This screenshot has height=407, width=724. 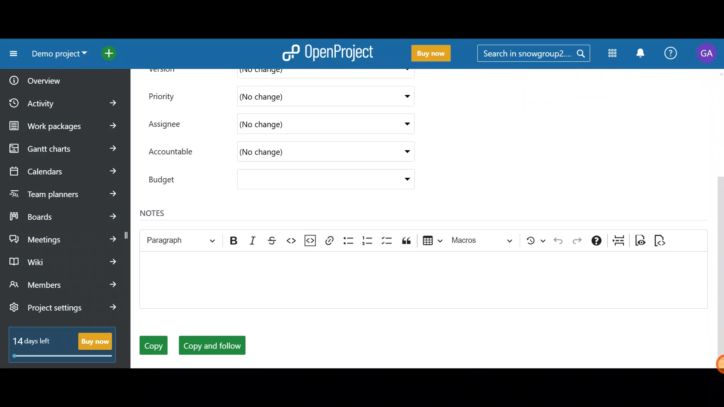 What do you see at coordinates (406, 241) in the screenshot?
I see `Block quote` at bounding box center [406, 241].